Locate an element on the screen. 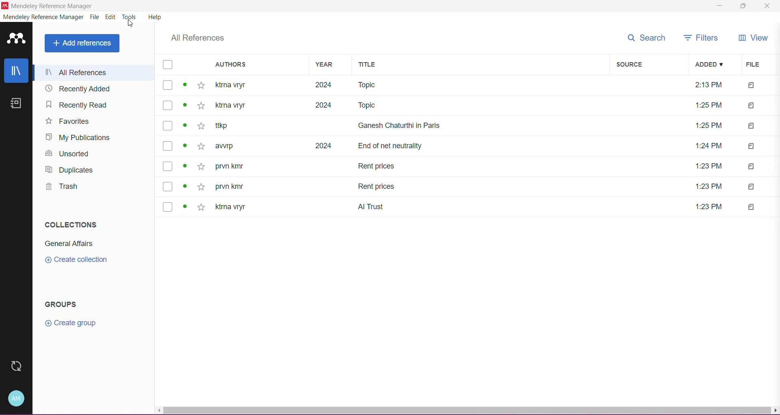 This screenshot has height=415, width=780. time is located at coordinates (708, 106).